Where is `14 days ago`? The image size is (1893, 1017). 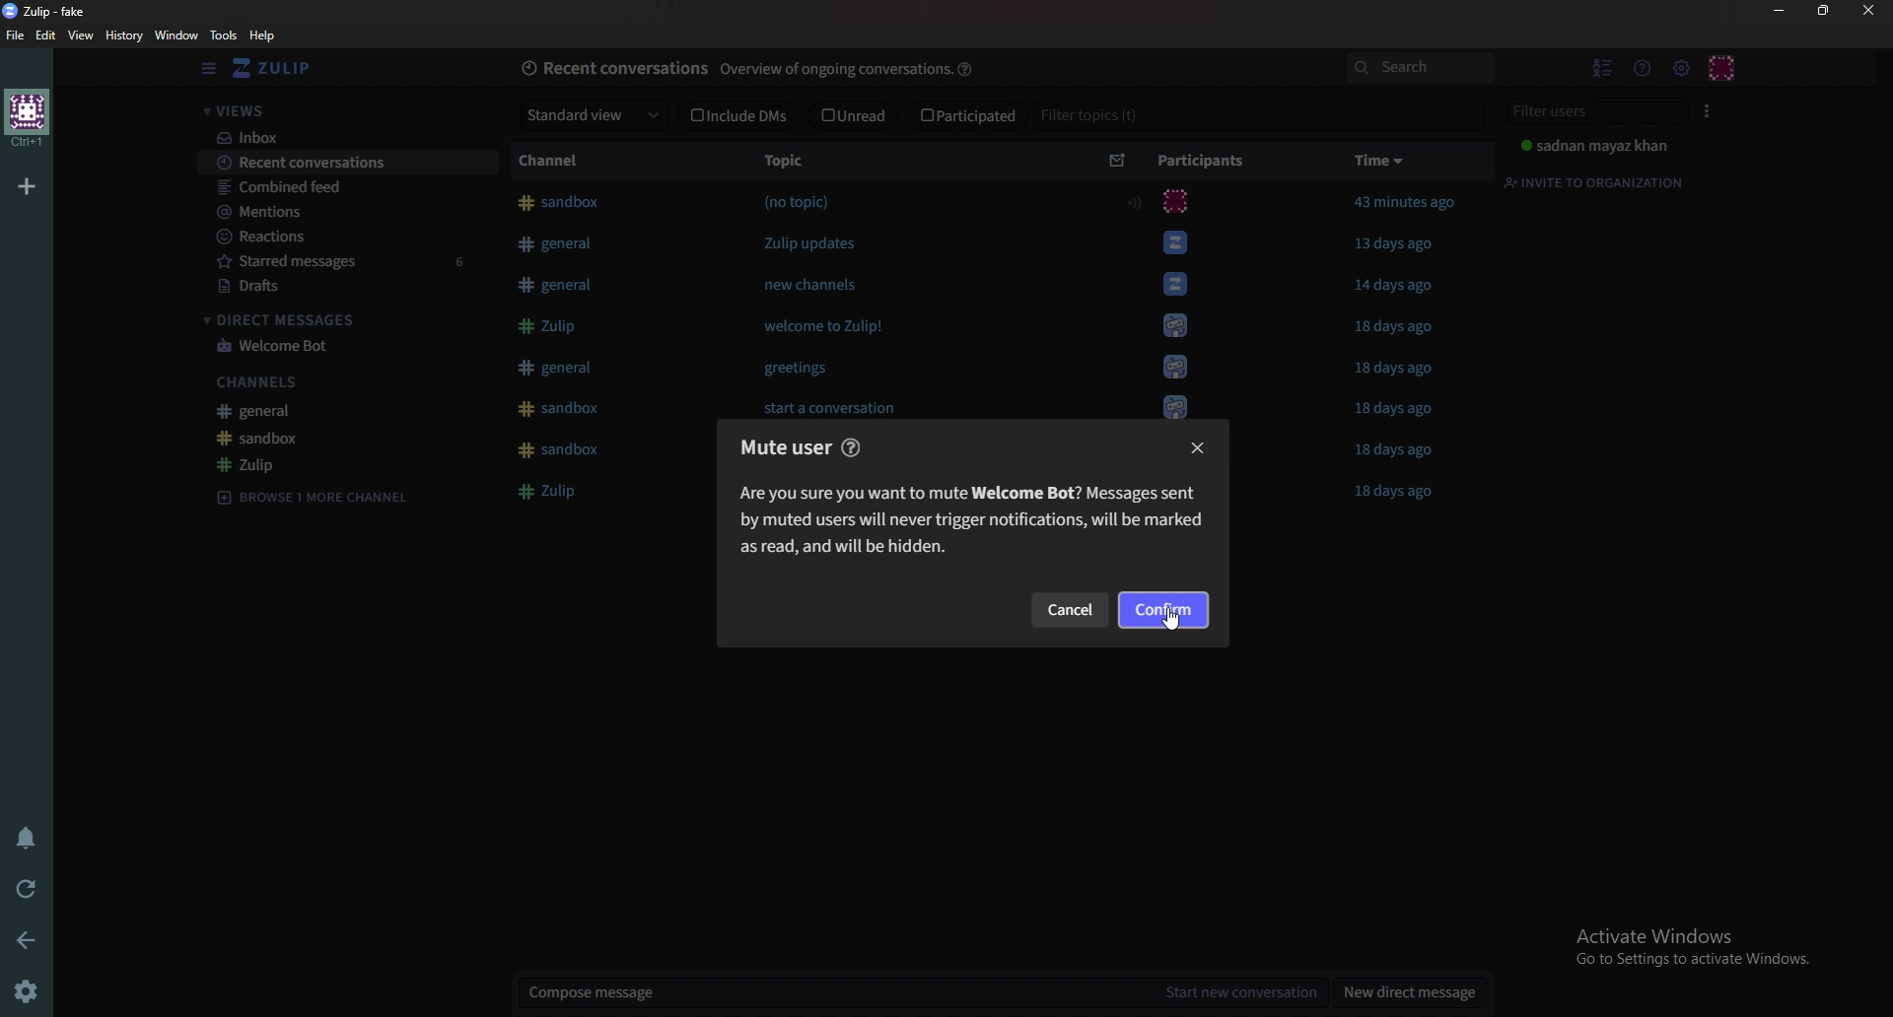
14 days ago is located at coordinates (1399, 285).